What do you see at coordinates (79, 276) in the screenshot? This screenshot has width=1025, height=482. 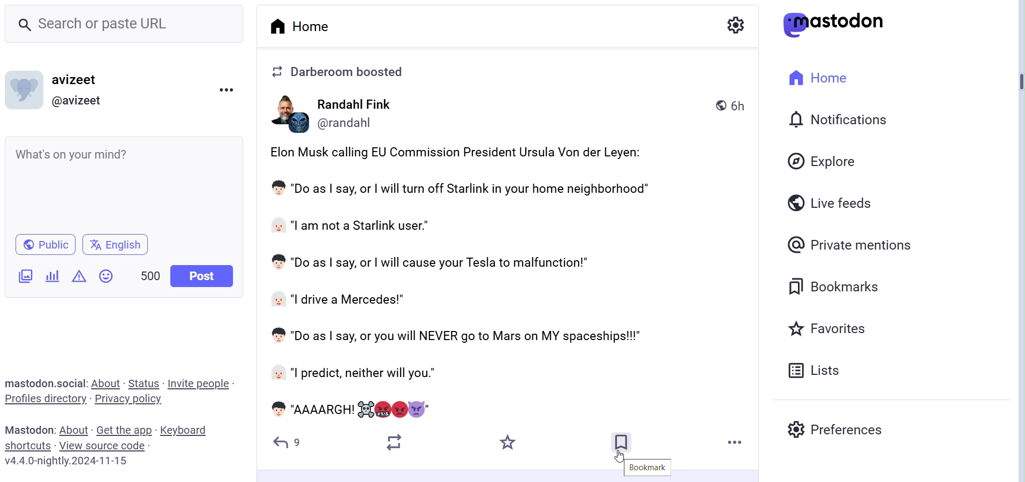 I see `Content Warning` at bounding box center [79, 276].